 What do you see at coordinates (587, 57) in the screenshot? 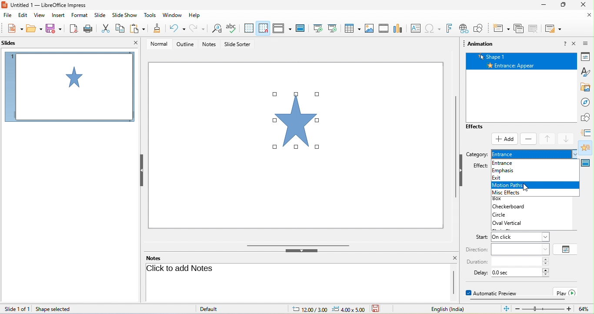
I see `properties` at bounding box center [587, 57].